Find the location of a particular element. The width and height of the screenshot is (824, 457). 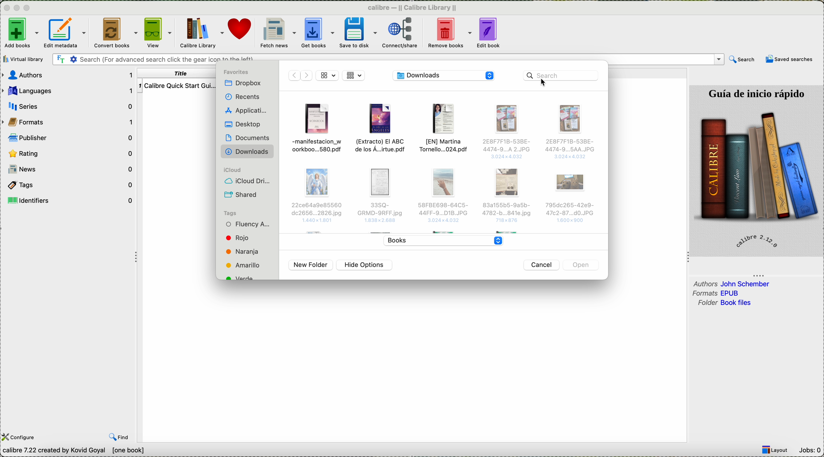

identifiers is located at coordinates (69, 201).